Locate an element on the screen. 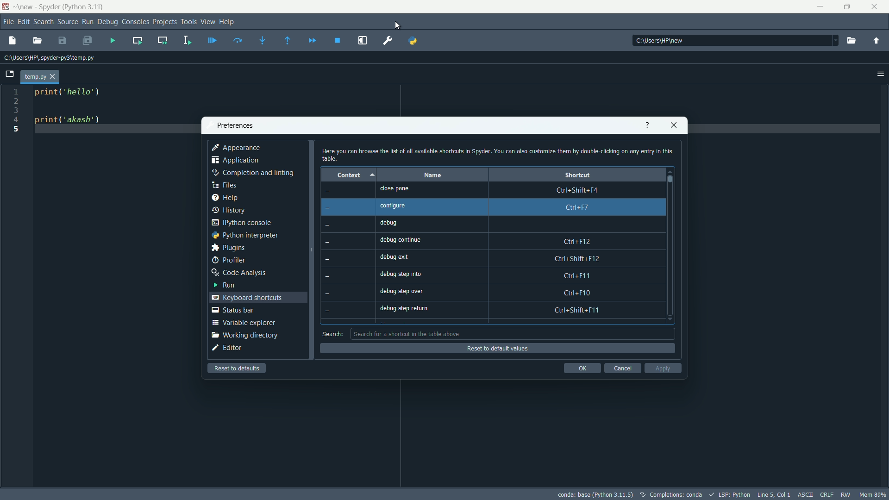  maximize is located at coordinates (848, 6).